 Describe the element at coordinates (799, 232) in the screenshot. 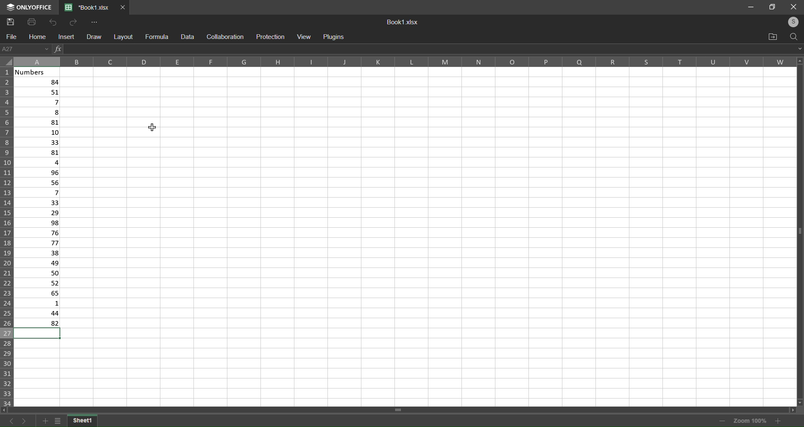

I see `Vertical scroll bar` at that location.